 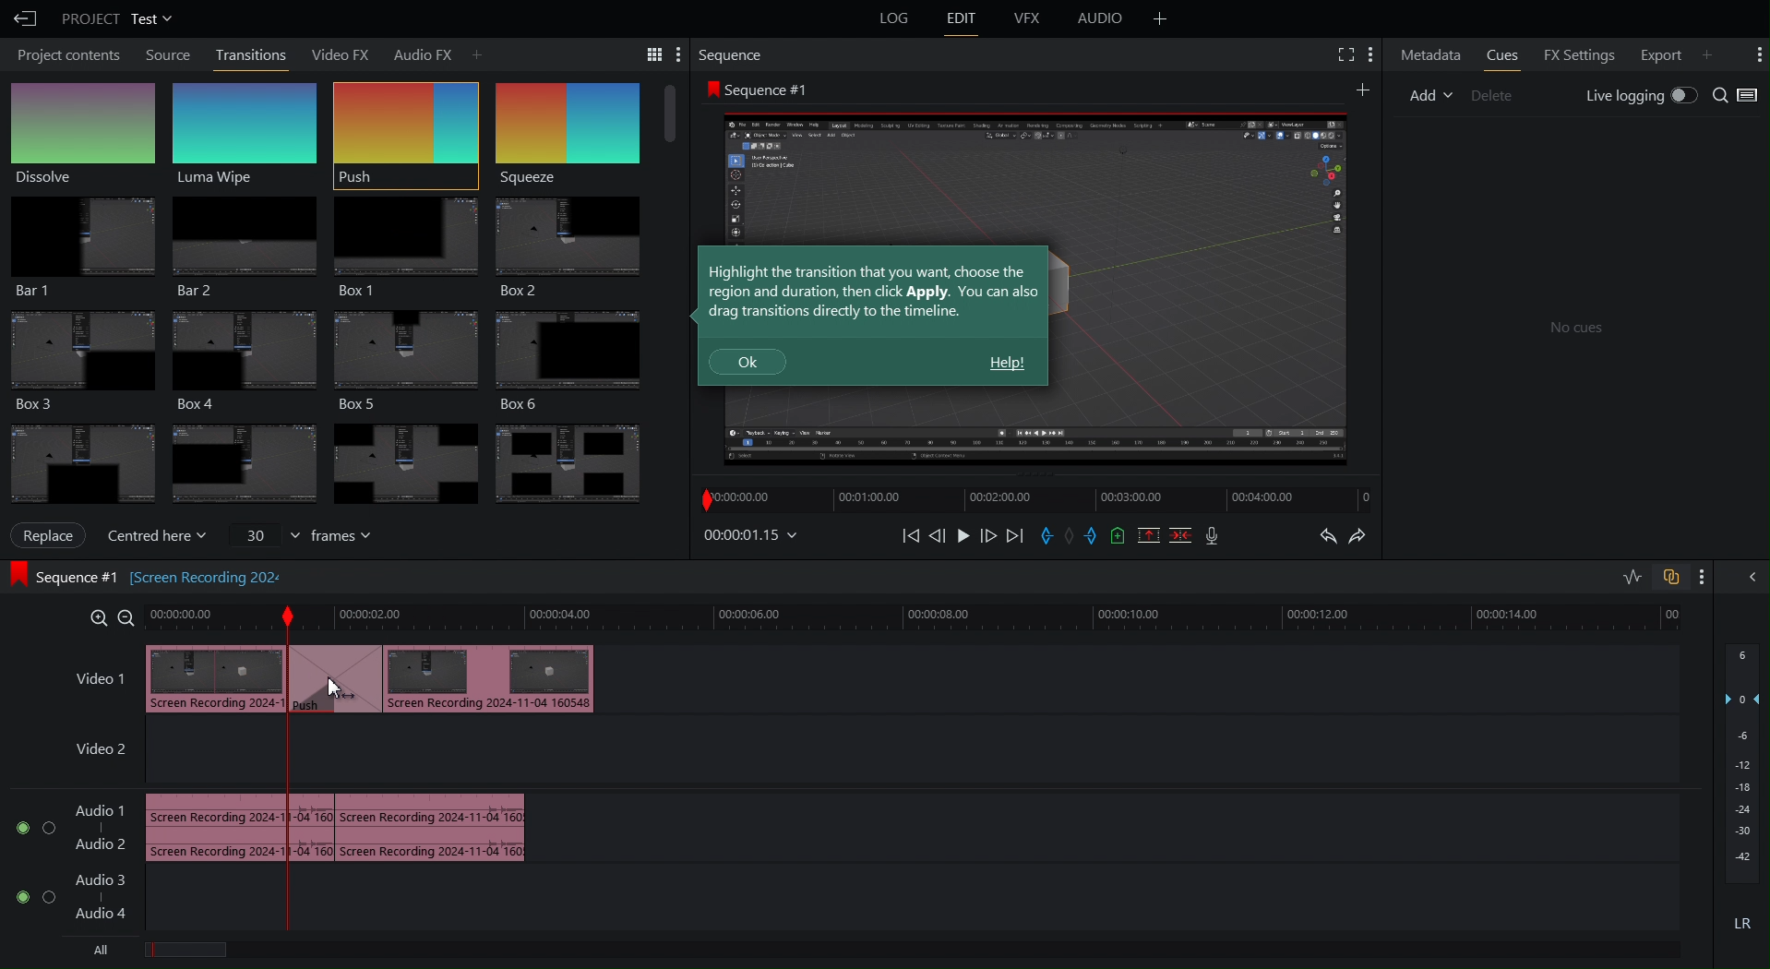 I want to click on Transitions, so click(x=329, y=464).